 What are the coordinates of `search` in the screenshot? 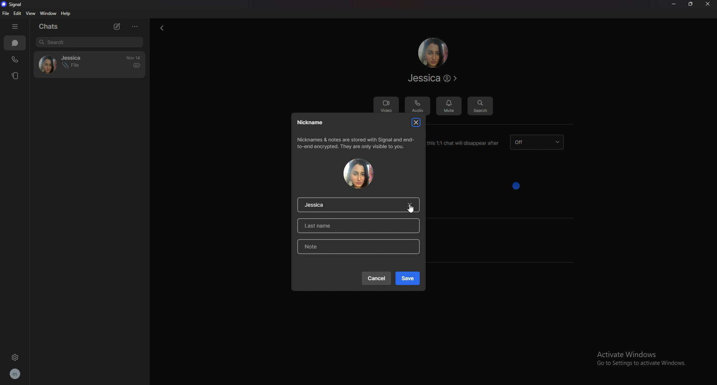 It's located at (90, 42).